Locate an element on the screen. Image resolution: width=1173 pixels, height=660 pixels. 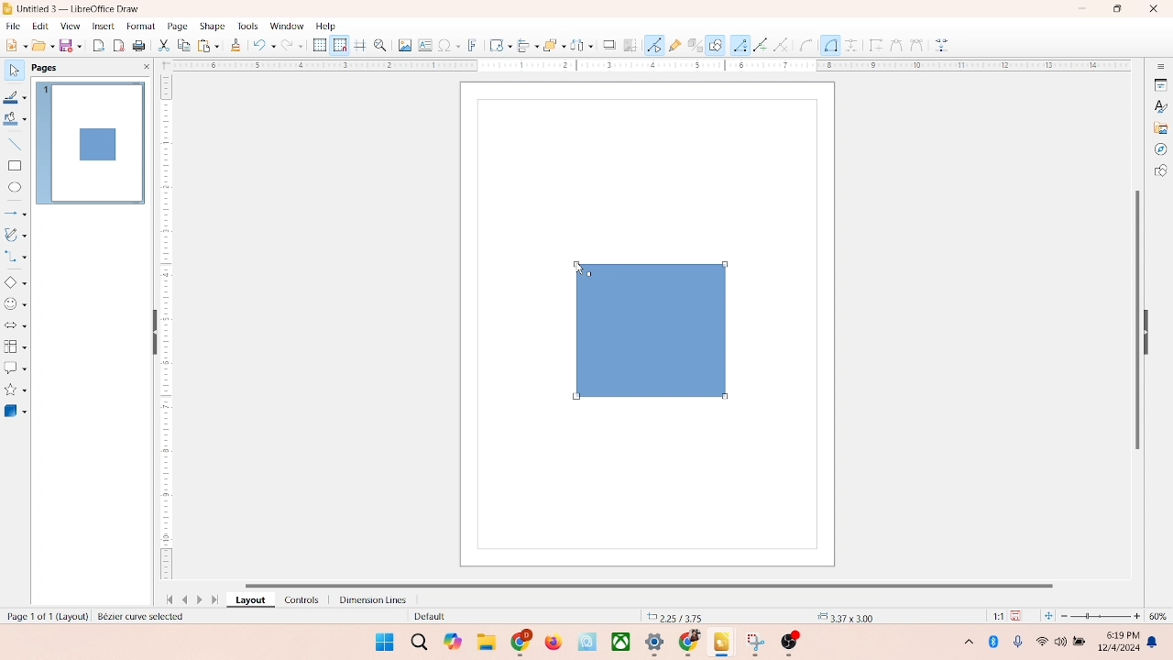
line color is located at coordinates (16, 97).